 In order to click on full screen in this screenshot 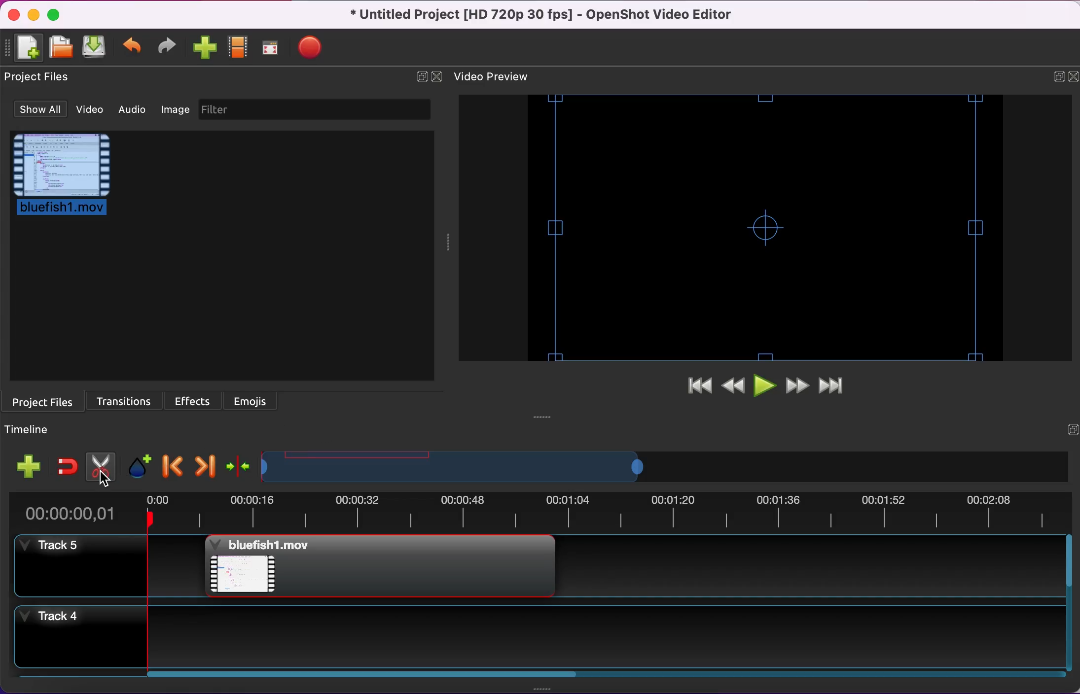, I will do `click(272, 48)`.